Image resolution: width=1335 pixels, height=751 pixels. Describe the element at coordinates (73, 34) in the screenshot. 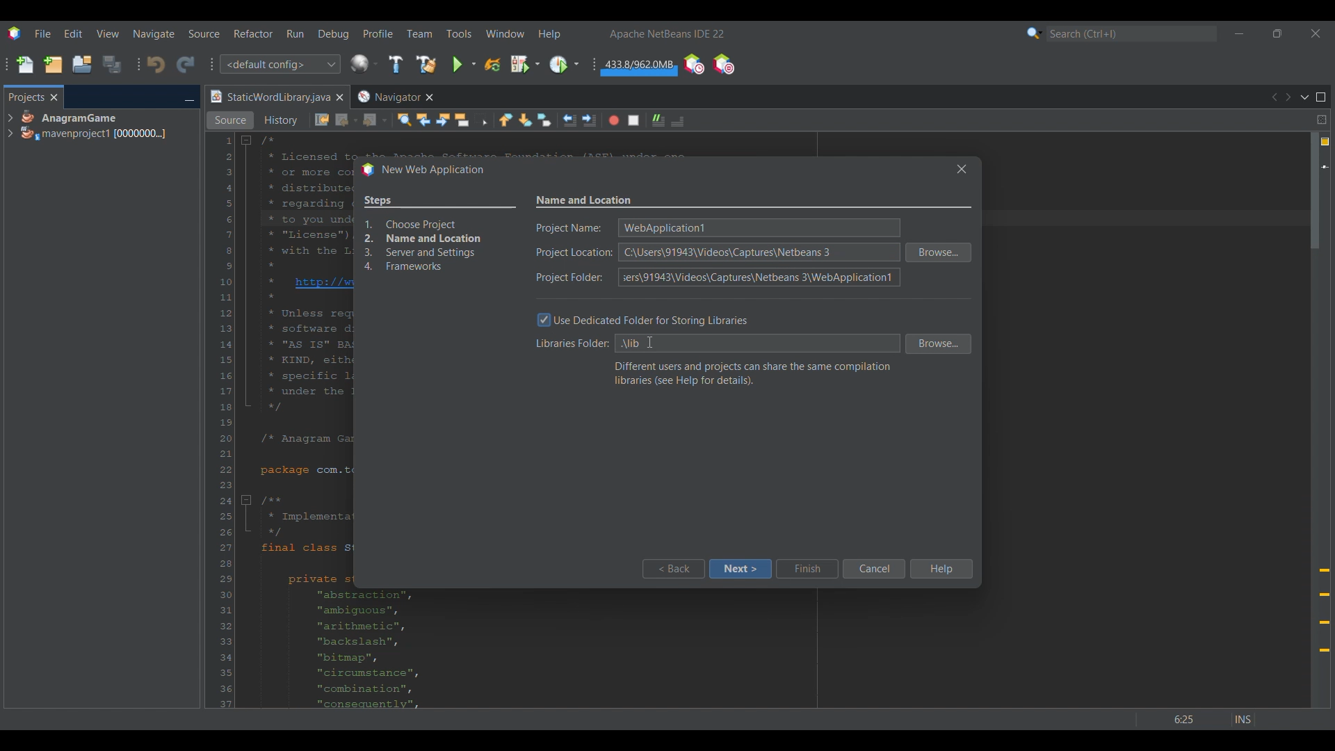

I see `Edit menu` at that location.